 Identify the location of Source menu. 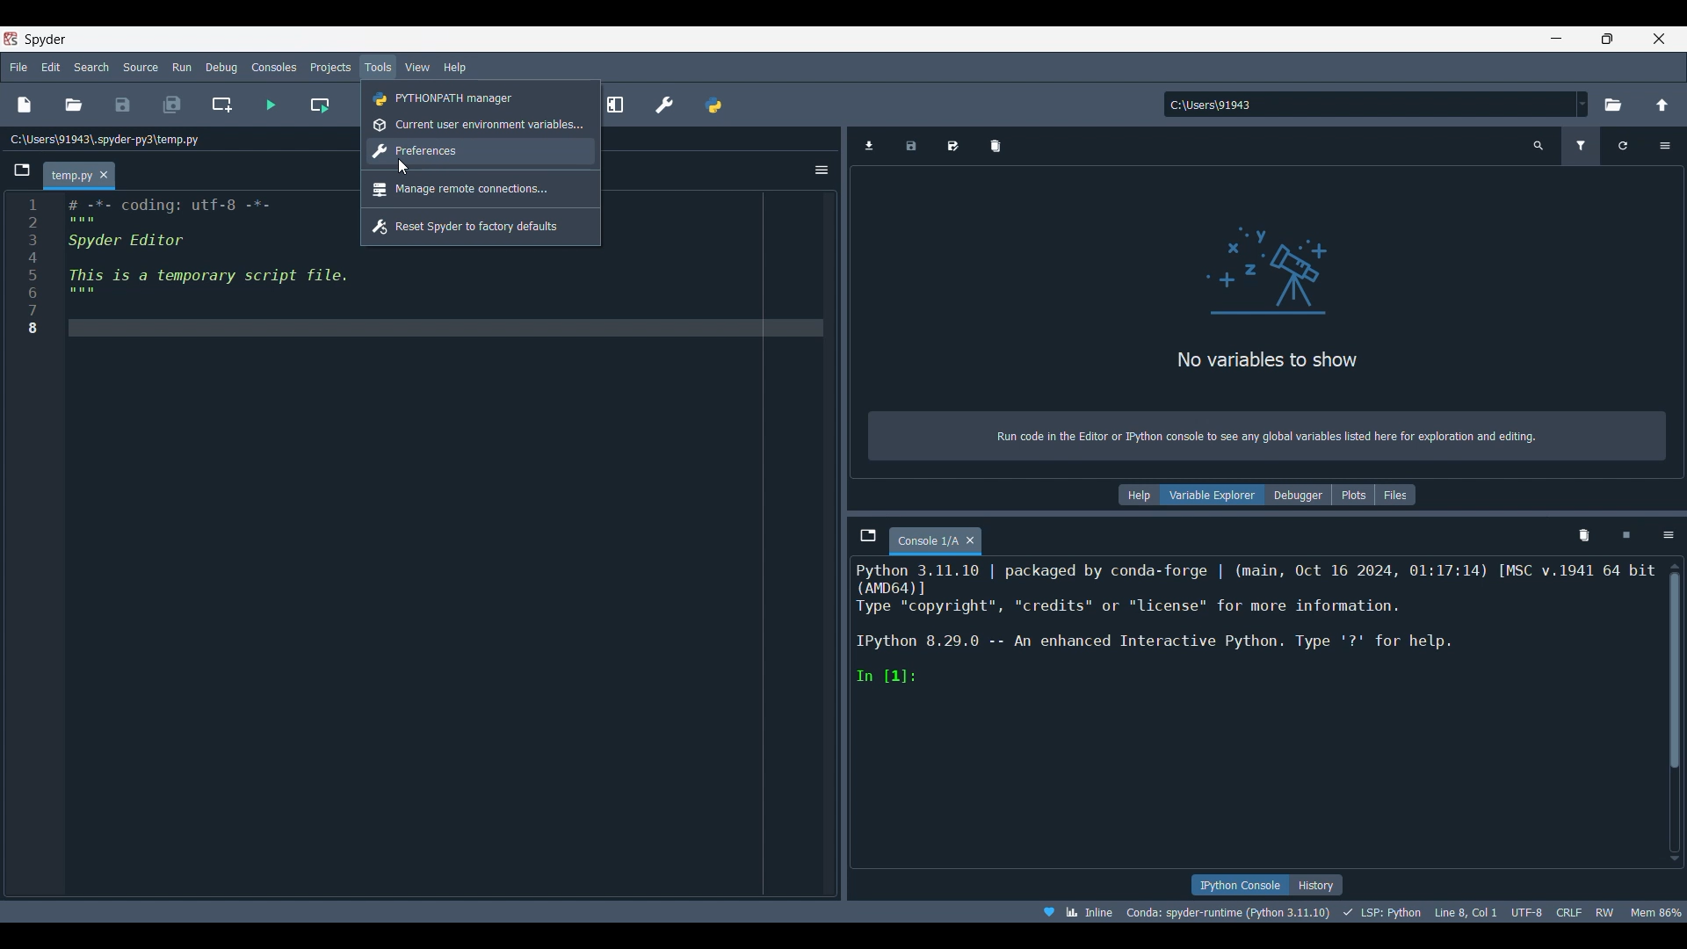
(141, 66).